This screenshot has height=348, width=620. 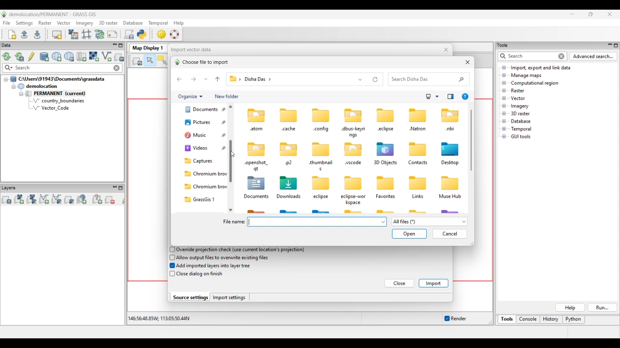 I want to click on checkbox, so click(x=171, y=249).